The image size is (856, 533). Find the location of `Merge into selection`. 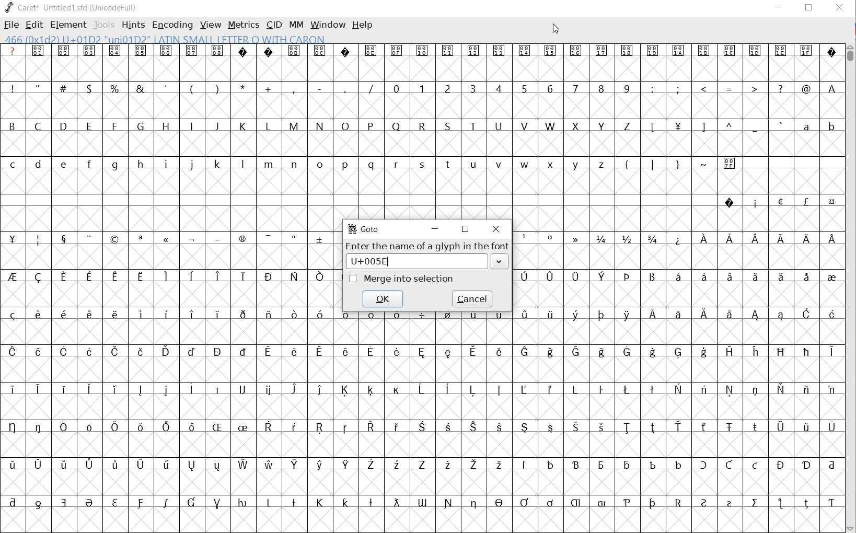

Merge into selection is located at coordinates (402, 279).